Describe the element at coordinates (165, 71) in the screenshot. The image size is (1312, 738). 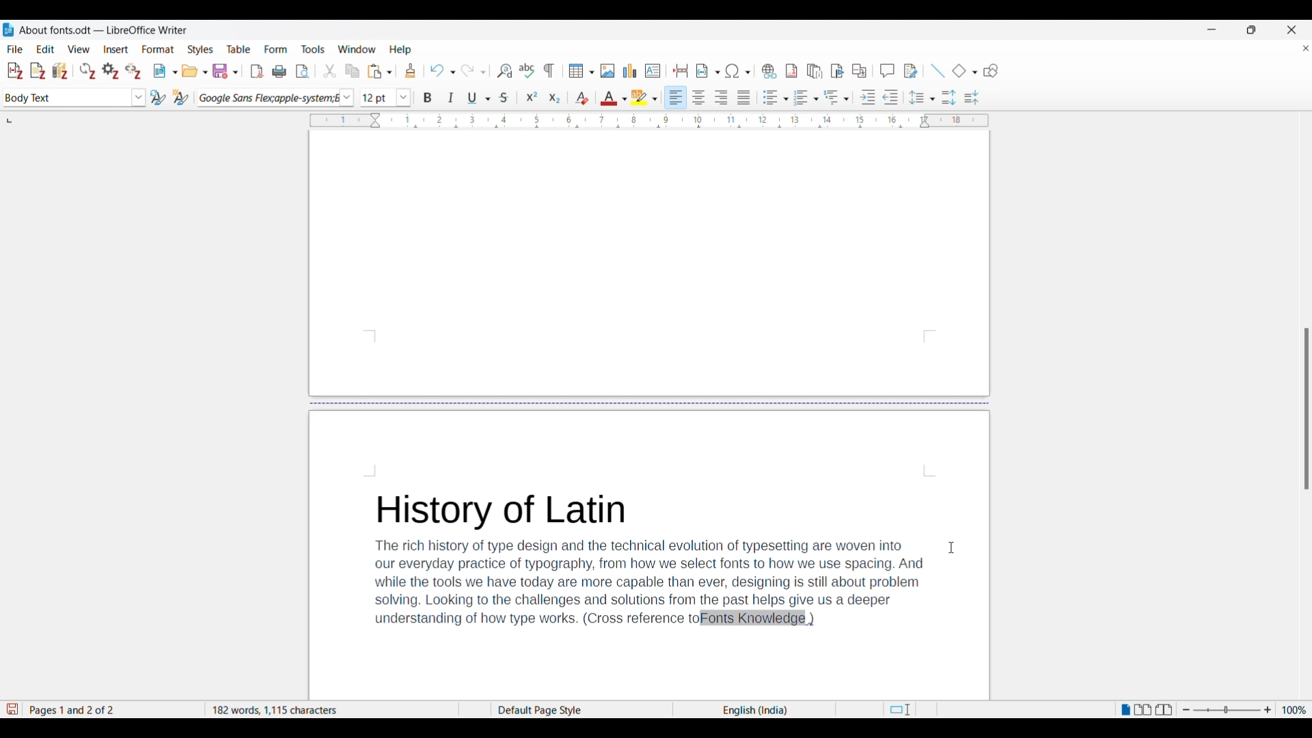
I see `New document options` at that location.